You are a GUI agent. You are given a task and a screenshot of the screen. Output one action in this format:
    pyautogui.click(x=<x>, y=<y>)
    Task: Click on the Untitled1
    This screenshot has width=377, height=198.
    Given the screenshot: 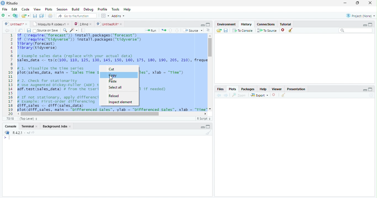 What is the action you would take?
    pyautogui.click(x=16, y=24)
    